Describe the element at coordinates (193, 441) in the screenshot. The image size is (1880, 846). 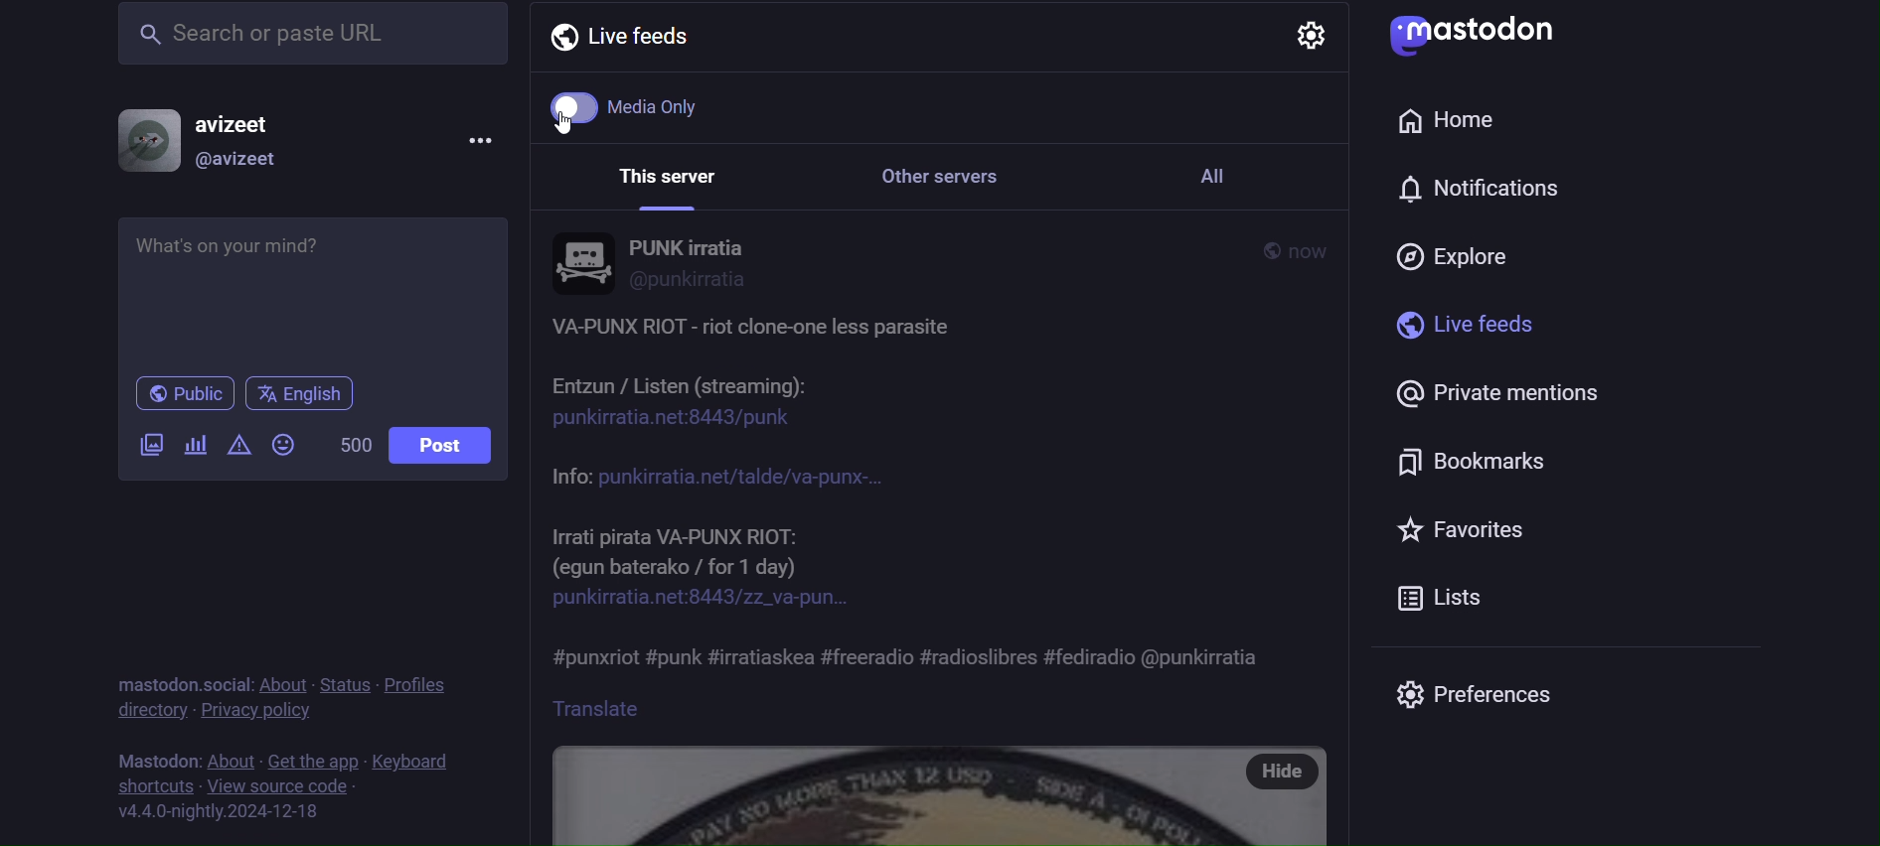
I see `add a poll` at that location.